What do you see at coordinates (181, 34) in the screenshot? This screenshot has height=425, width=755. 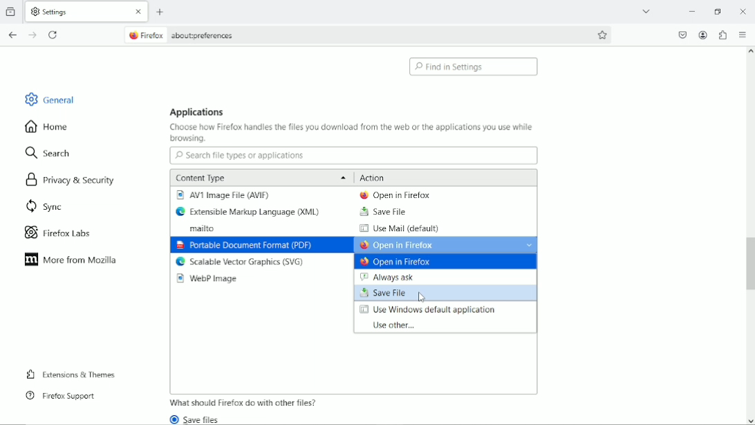 I see `about.preferences` at bounding box center [181, 34].